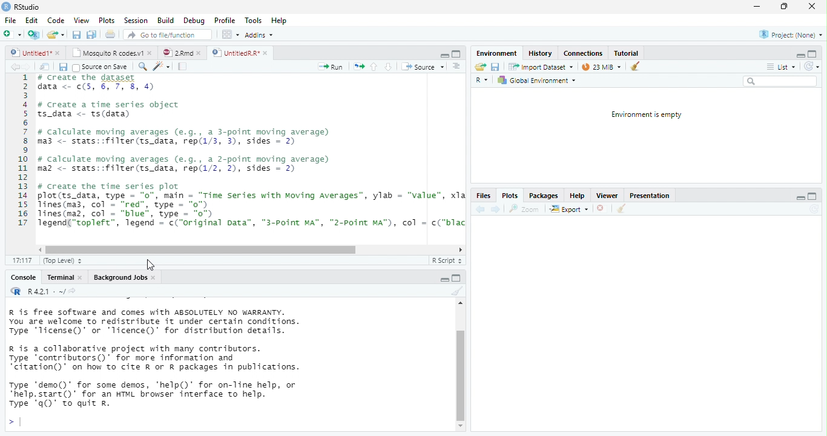 The height and width of the screenshot is (436, 827). Describe the element at coordinates (111, 34) in the screenshot. I see `print current file` at that location.